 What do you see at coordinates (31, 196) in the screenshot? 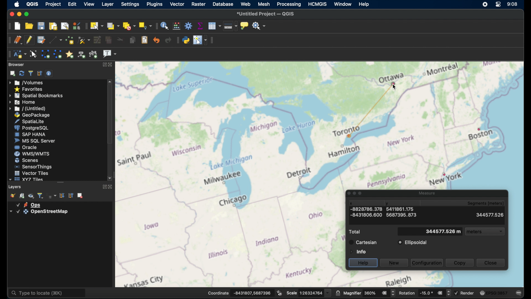
I see `manage map themes` at bounding box center [31, 196].